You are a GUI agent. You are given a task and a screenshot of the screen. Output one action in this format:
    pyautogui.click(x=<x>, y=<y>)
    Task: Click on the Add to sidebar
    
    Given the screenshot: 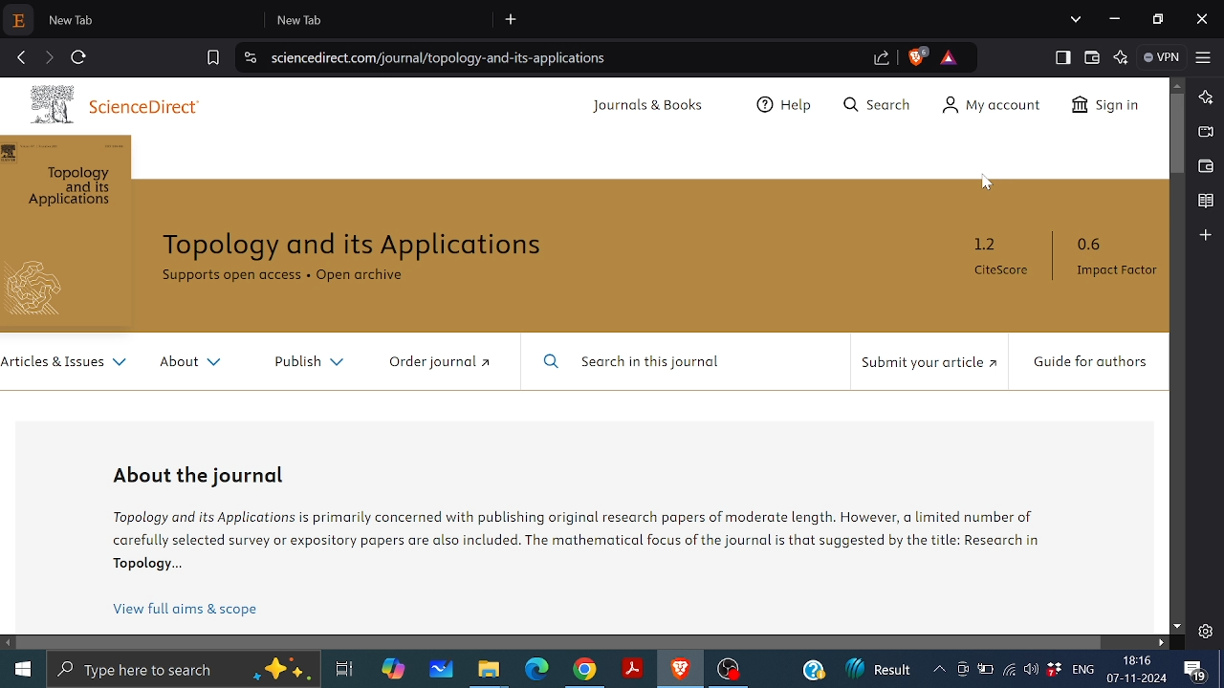 What is the action you would take?
    pyautogui.click(x=1207, y=269)
    